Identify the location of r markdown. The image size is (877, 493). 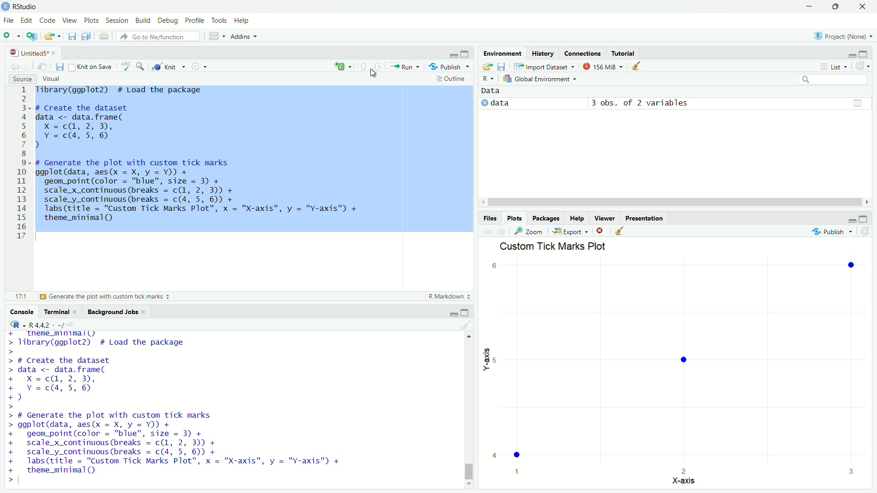
(447, 296).